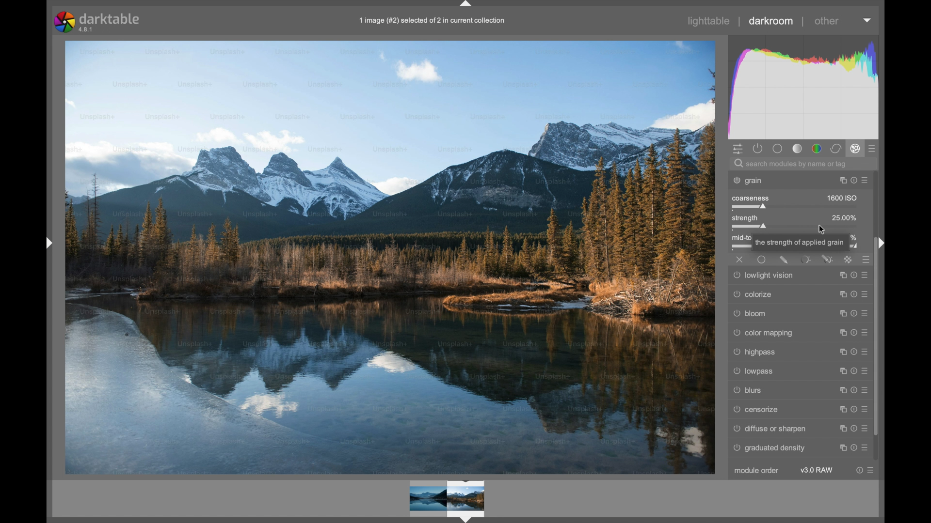  What do you see at coordinates (867, 260) in the screenshot?
I see `presets` at bounding box center [867, 260].